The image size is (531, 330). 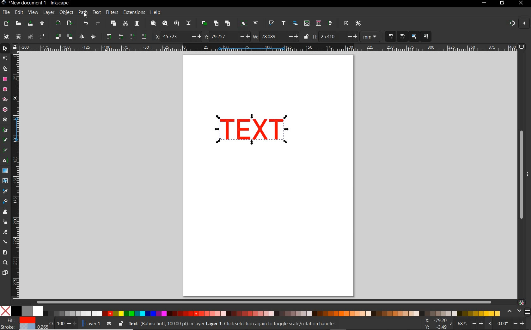 I want to click on PAINT, so click(x=42, y=24).